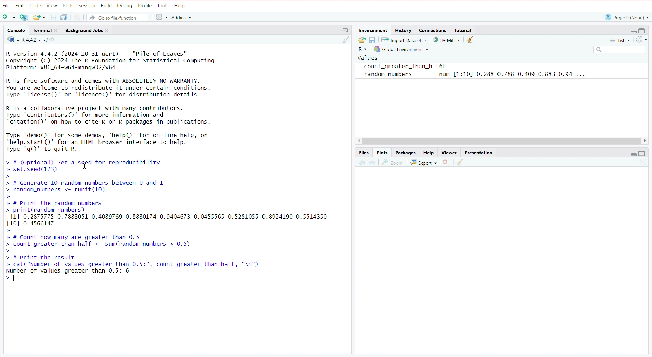 The height and width of the screenshot is (357, 652). I want to click on Profile, so click(145, 5).